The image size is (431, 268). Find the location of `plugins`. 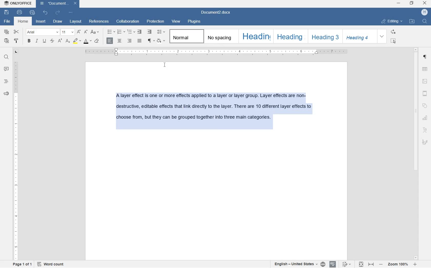

plugins is located at coordinates (196, 22).